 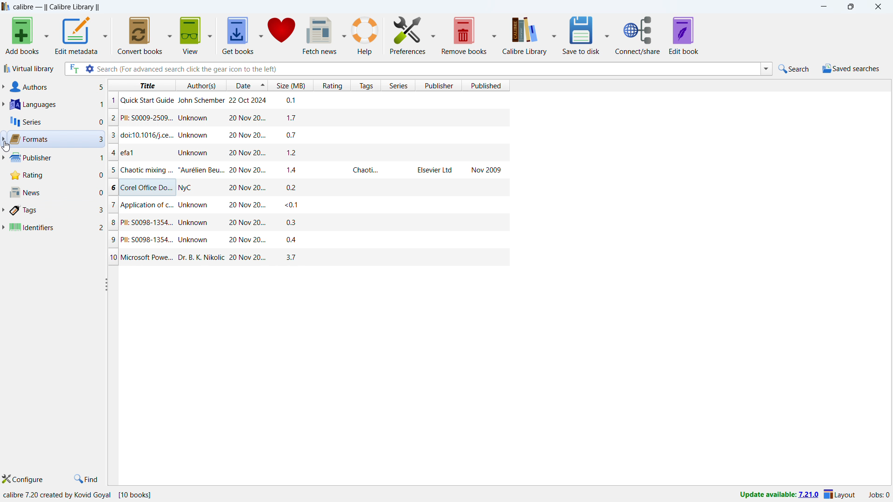 I want to click on sort by author, so click(x=200, y=85).